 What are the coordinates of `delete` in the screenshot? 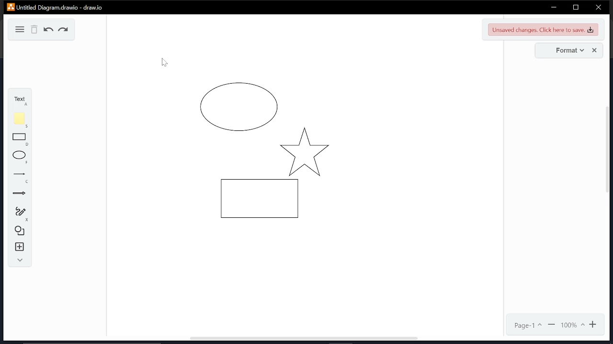 It's located at (35, 30).